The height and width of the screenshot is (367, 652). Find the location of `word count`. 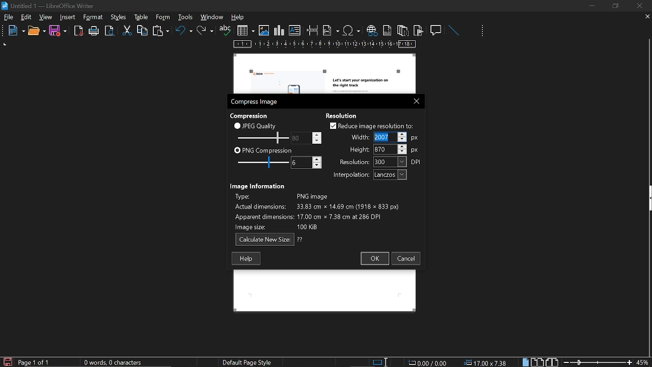

word count is located at coordinates (117, 362).